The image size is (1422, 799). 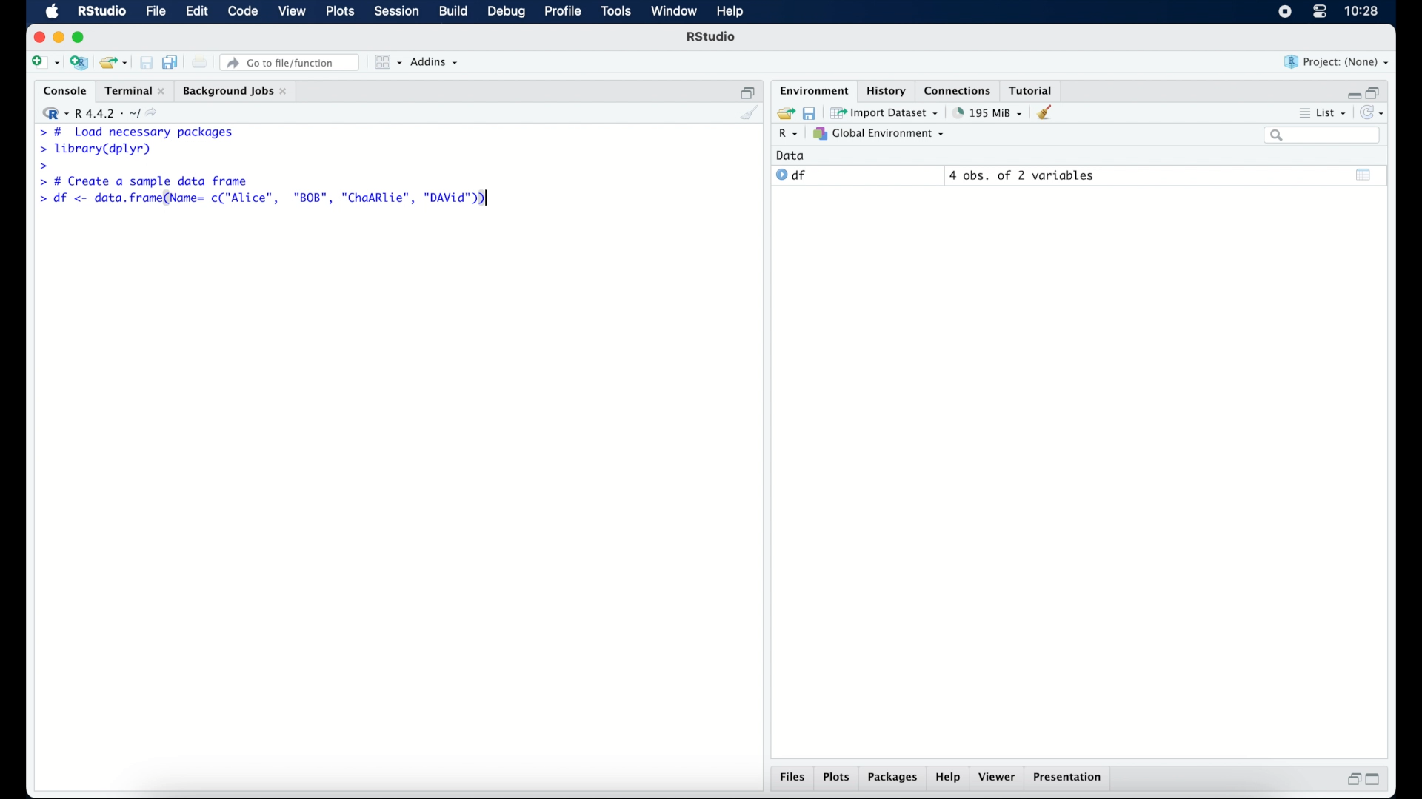 What do you see at coordinates (172, 61) in the screenshot?
I see `save all documents ` at bounding box center [172, 61].